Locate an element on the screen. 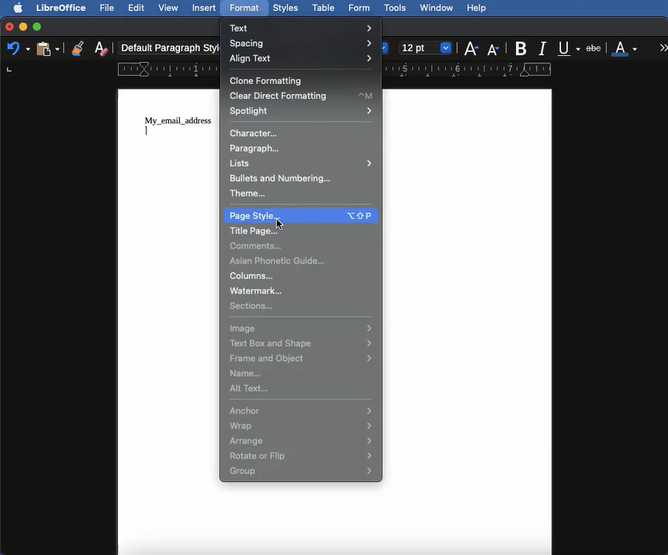  Character is located at coordinates (259, 134).